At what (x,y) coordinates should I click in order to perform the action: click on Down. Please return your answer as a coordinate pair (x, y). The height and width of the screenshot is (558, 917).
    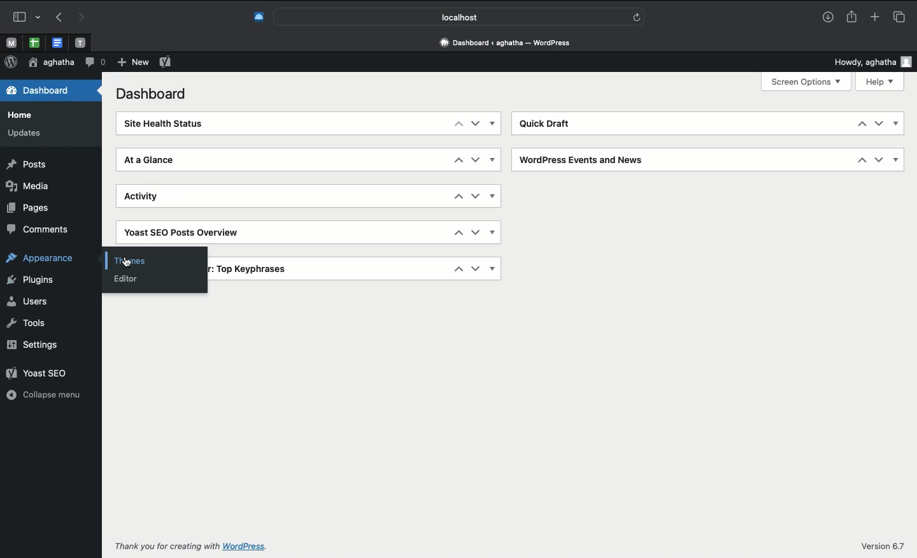
    Looking at the image, I should click on (879, 160).